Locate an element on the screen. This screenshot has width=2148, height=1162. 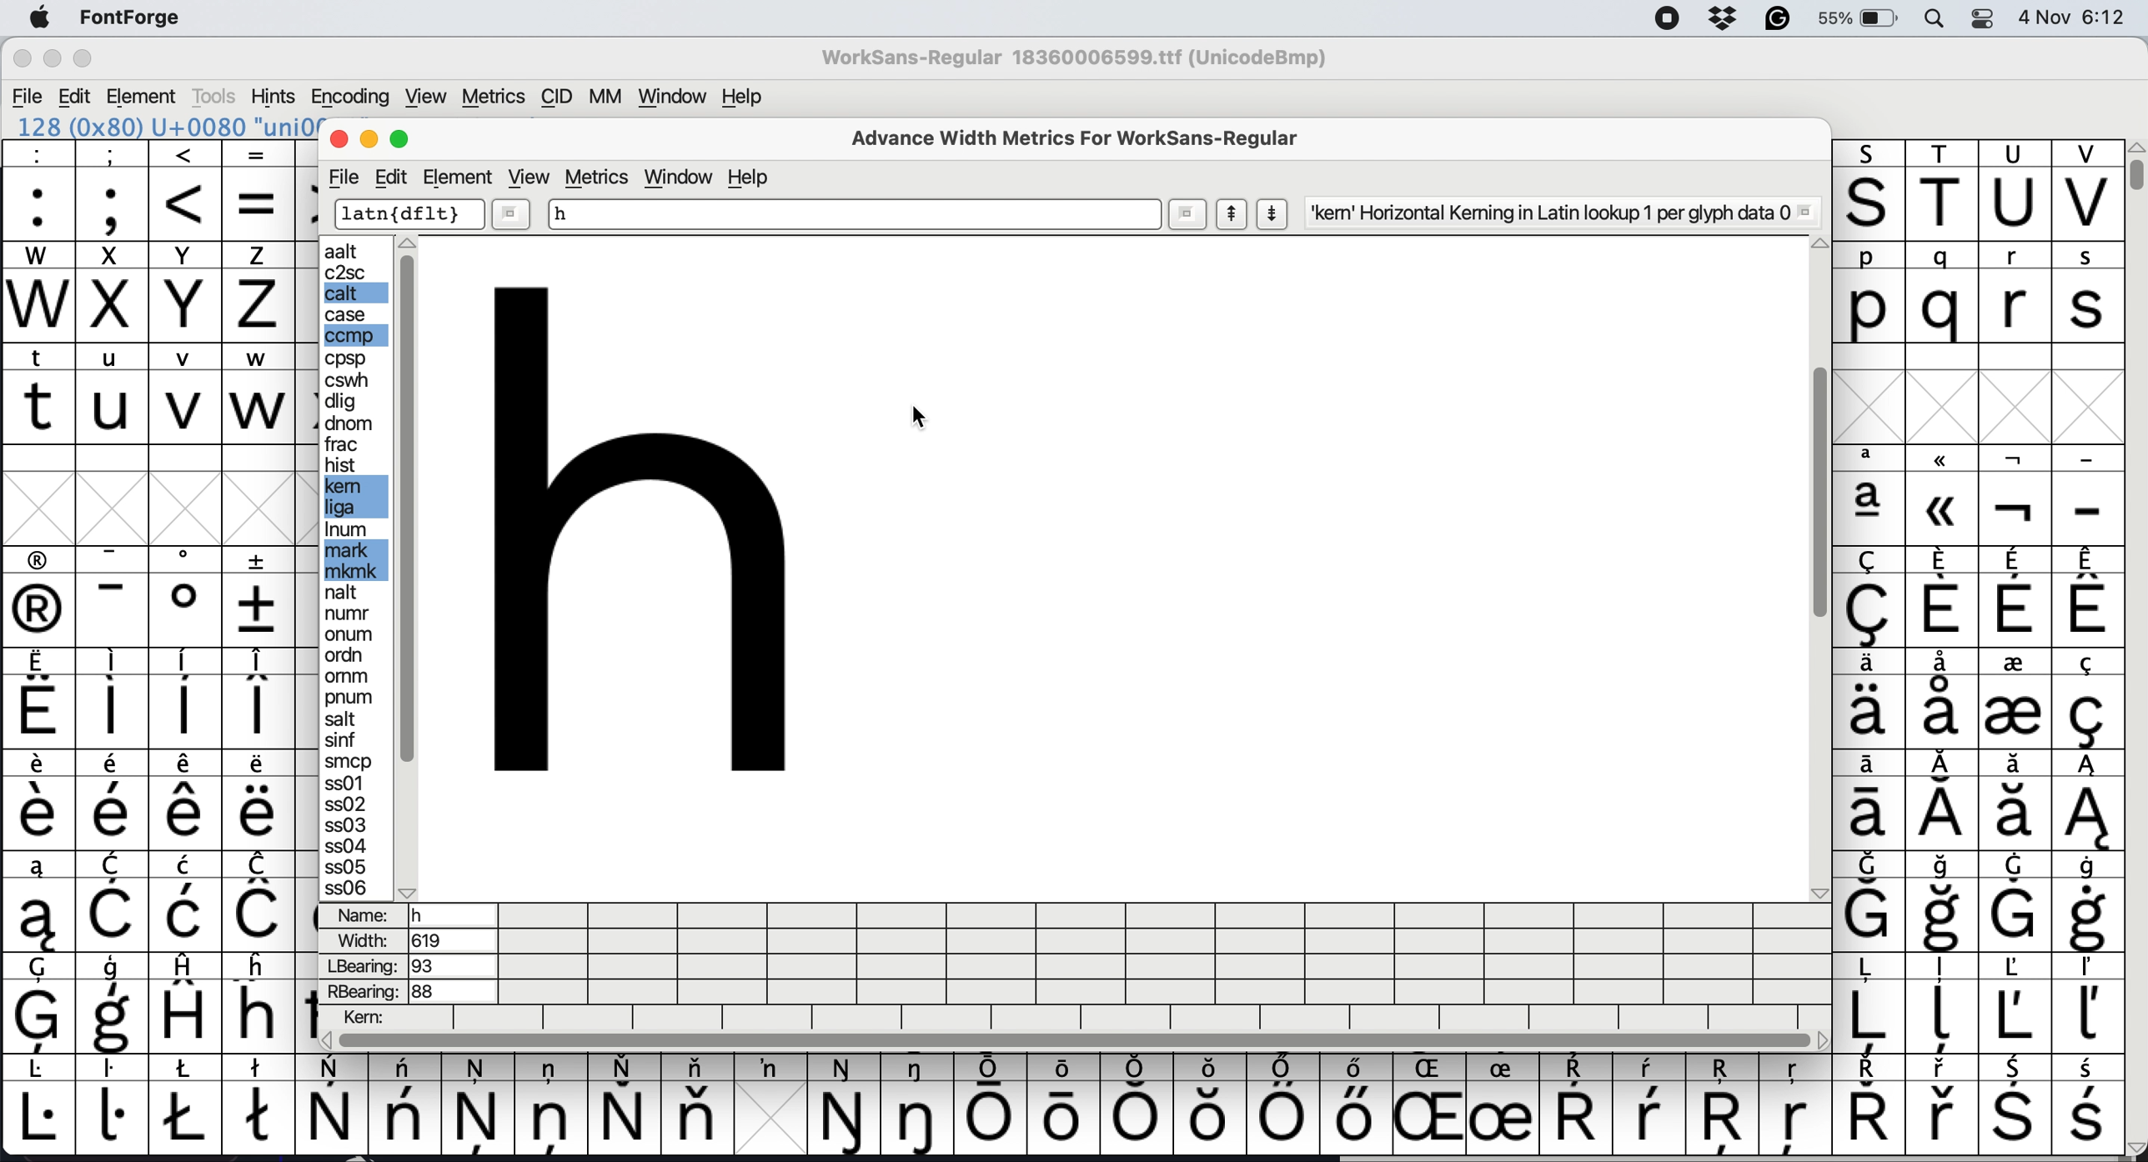
horizontal scroll bar is located at coordinates (1078, 1041).